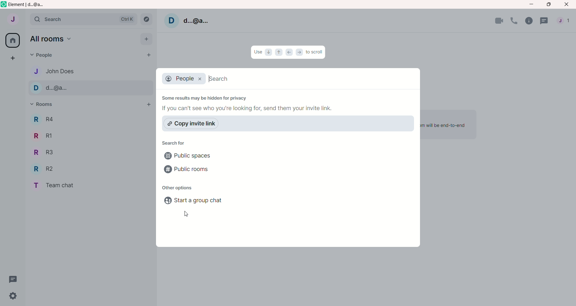 This screenshot has width=576, height=306. I want to click on right arrow icon, so click(300, 52).